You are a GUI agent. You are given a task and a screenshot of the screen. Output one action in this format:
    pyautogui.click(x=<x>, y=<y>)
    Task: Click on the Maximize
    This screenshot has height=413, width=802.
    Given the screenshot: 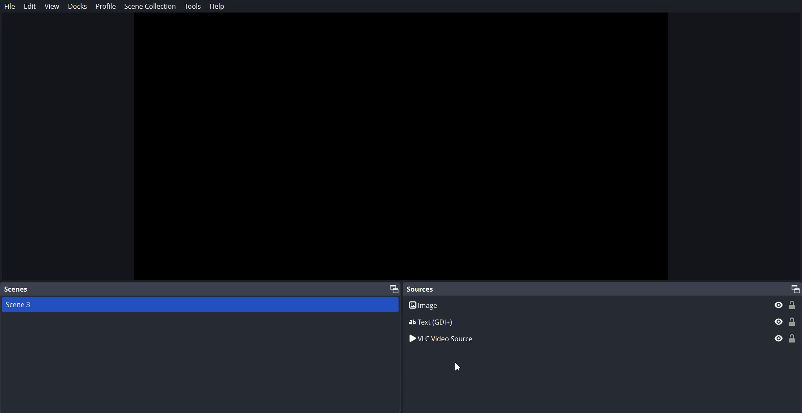 What is the action you would take?
    pyautogui.click(x=394, y=288)
    